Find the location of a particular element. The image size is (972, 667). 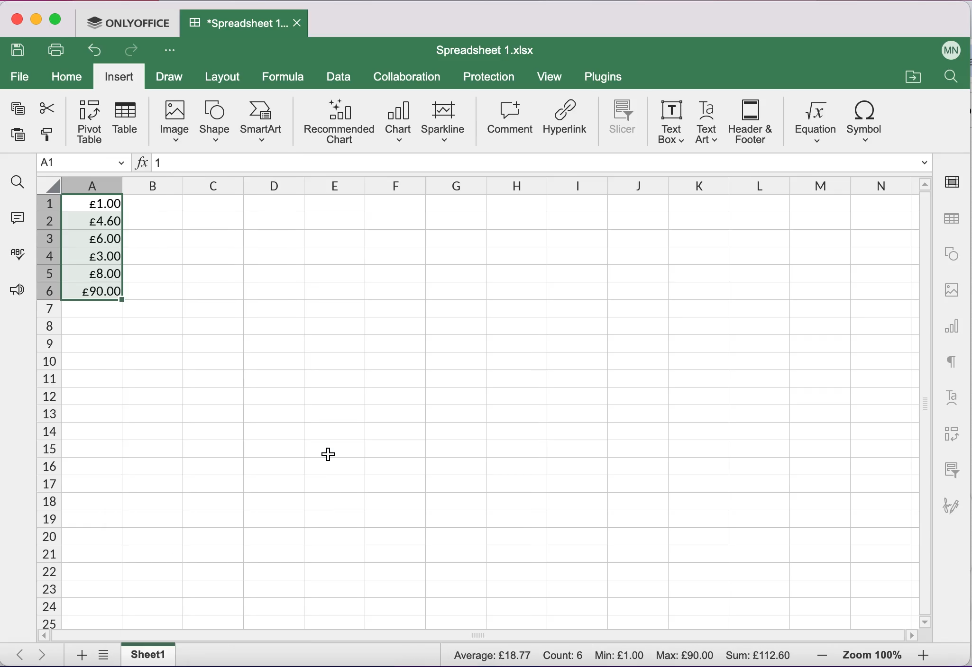

list of sheets is located at coordinates (103, 656).